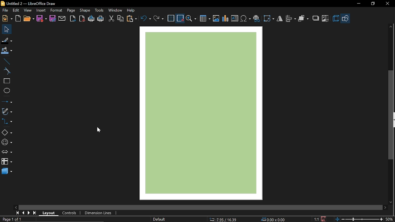  What do you see at coordinates (91, 19) in the screenshot?
I see `Print directly` at bounding box center [91, 19].